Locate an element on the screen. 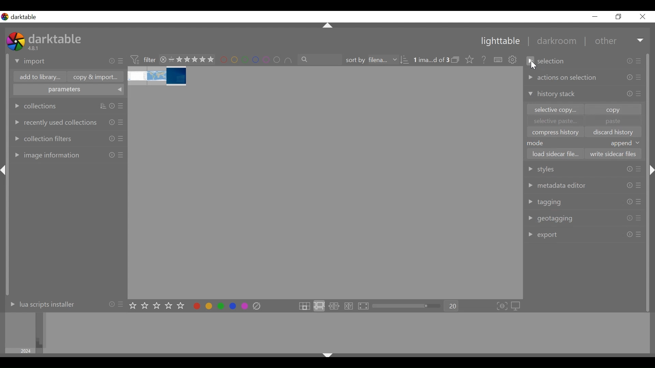 The image size is (655, 368). mode is located at coordinates (537, 143).